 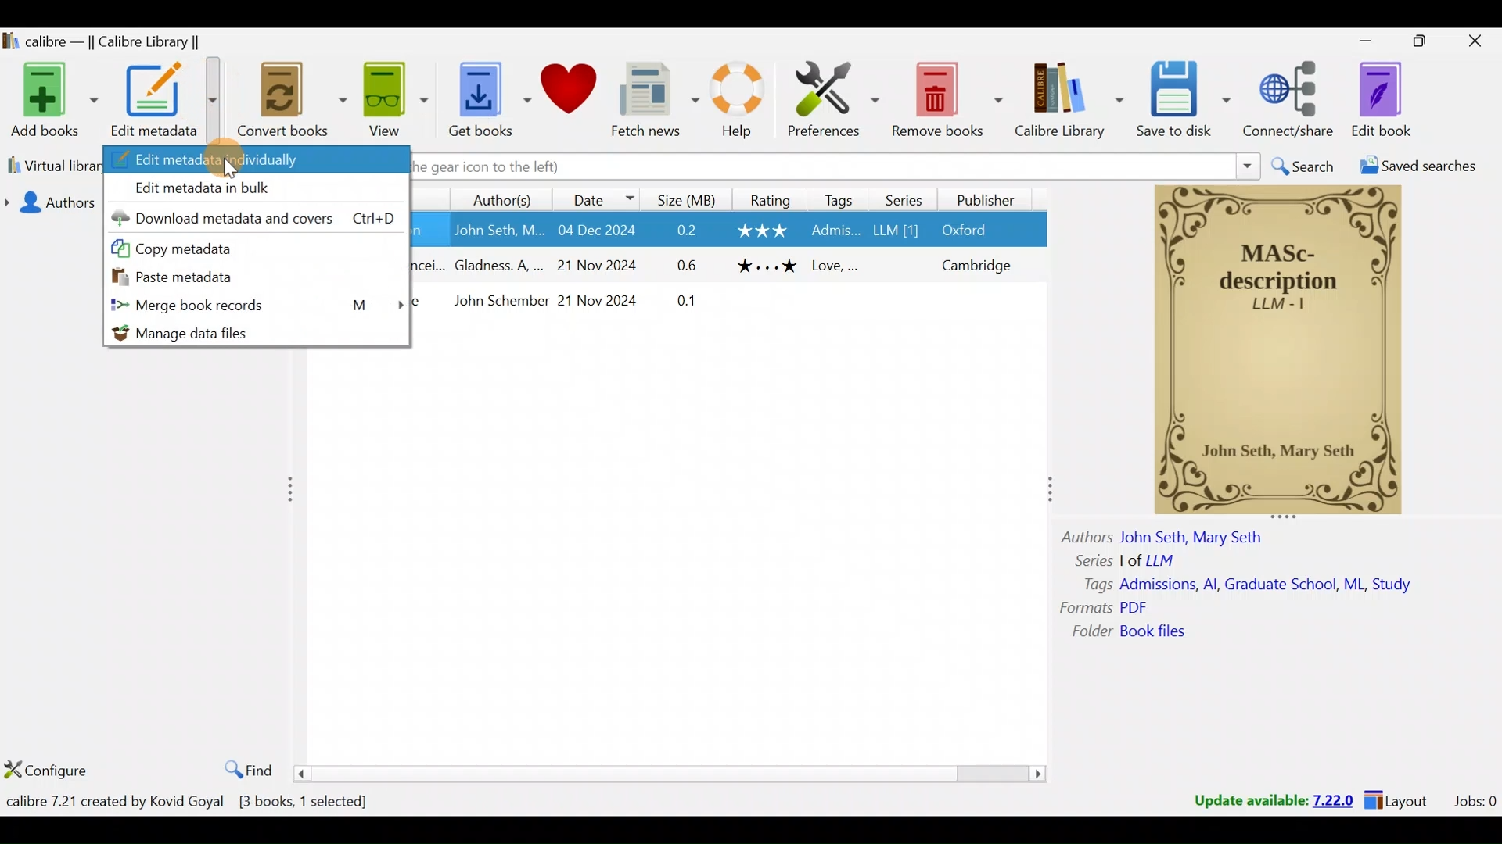 What do you see at coordinates (598, 198) in the screenshot?
I see `Date` at bounding box center [598, 198].